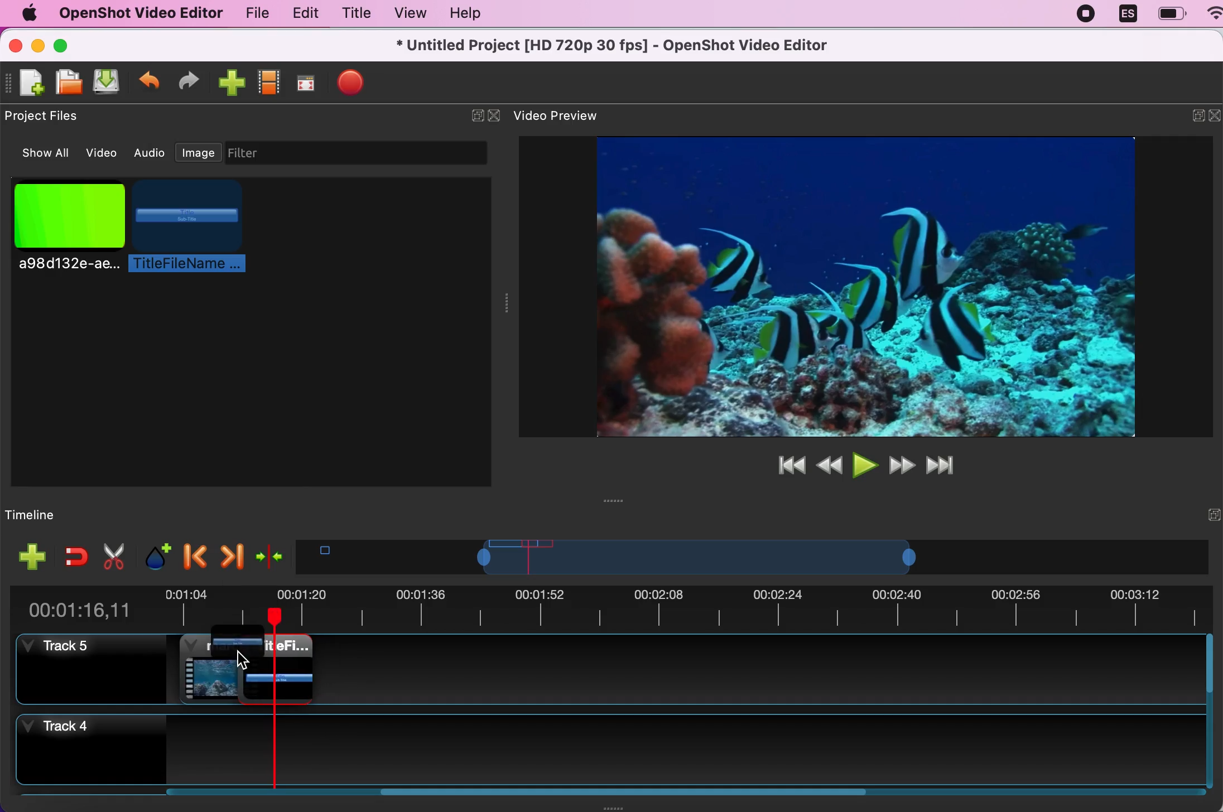  What do you see at coordinates (1171, 13) in the screenshot?
I see `battery` at bounding box center [1171, 13].